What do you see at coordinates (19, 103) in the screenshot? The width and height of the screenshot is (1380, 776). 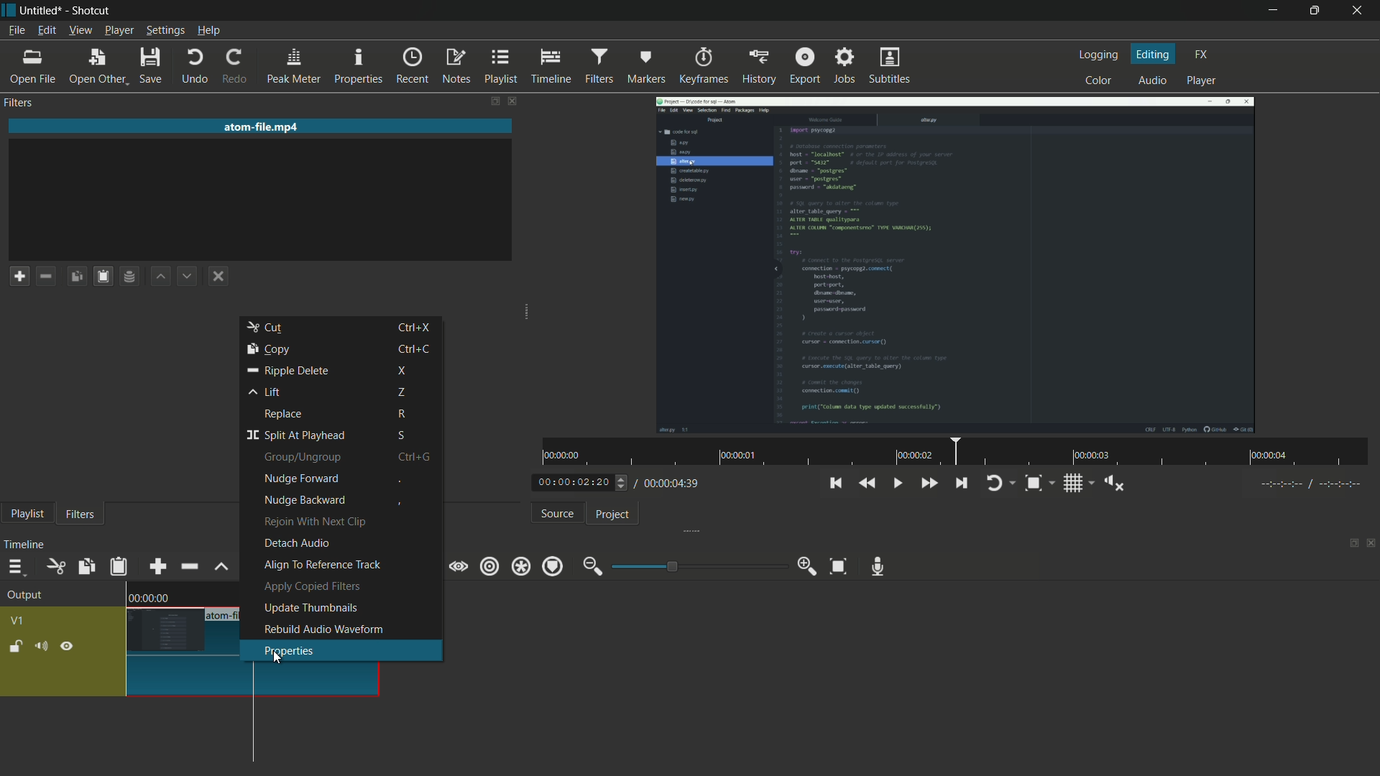 I see `filters` at bounding box center [19, 103].